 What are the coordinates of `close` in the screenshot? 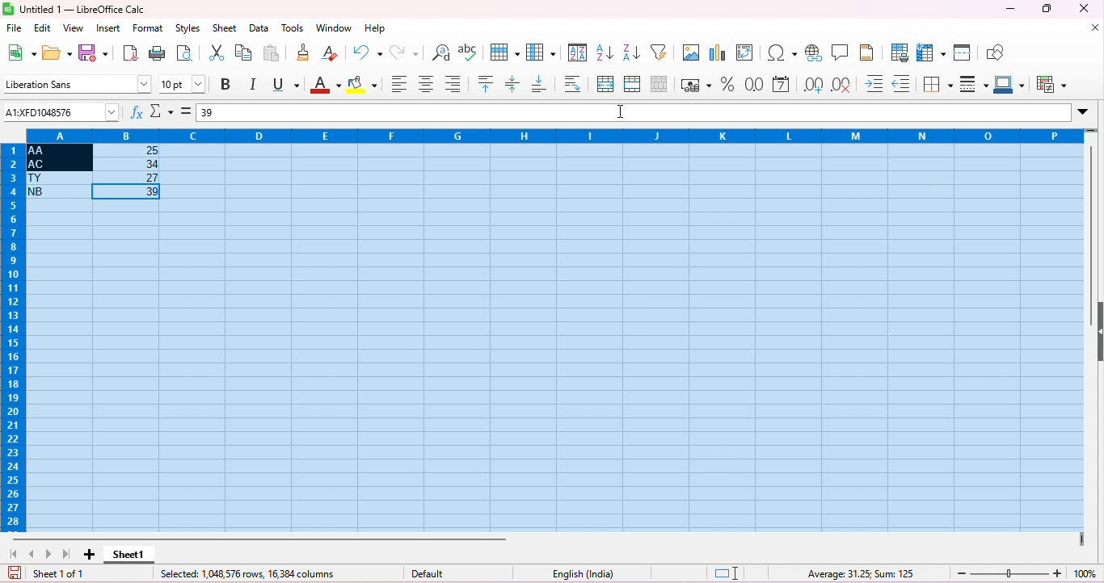 It's located at (1094, 28).